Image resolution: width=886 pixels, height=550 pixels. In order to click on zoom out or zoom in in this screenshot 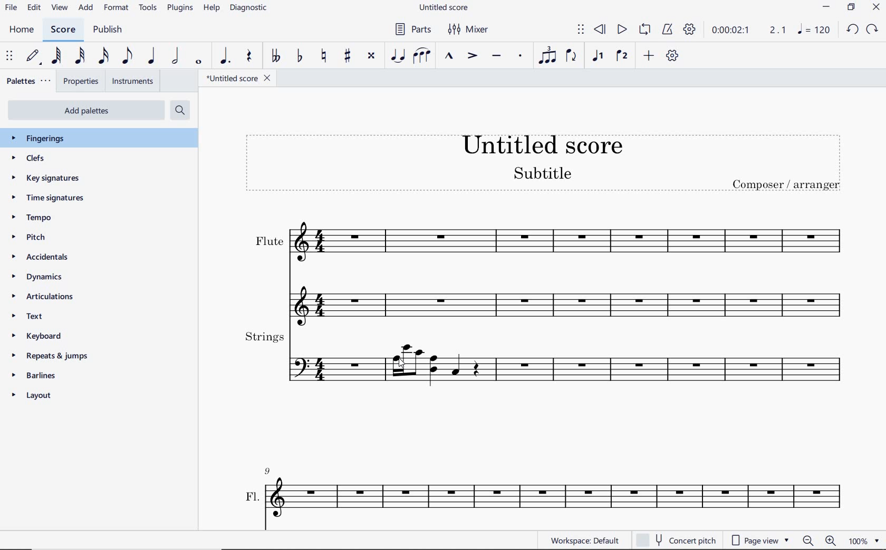, I will do `click(820, 540)`.